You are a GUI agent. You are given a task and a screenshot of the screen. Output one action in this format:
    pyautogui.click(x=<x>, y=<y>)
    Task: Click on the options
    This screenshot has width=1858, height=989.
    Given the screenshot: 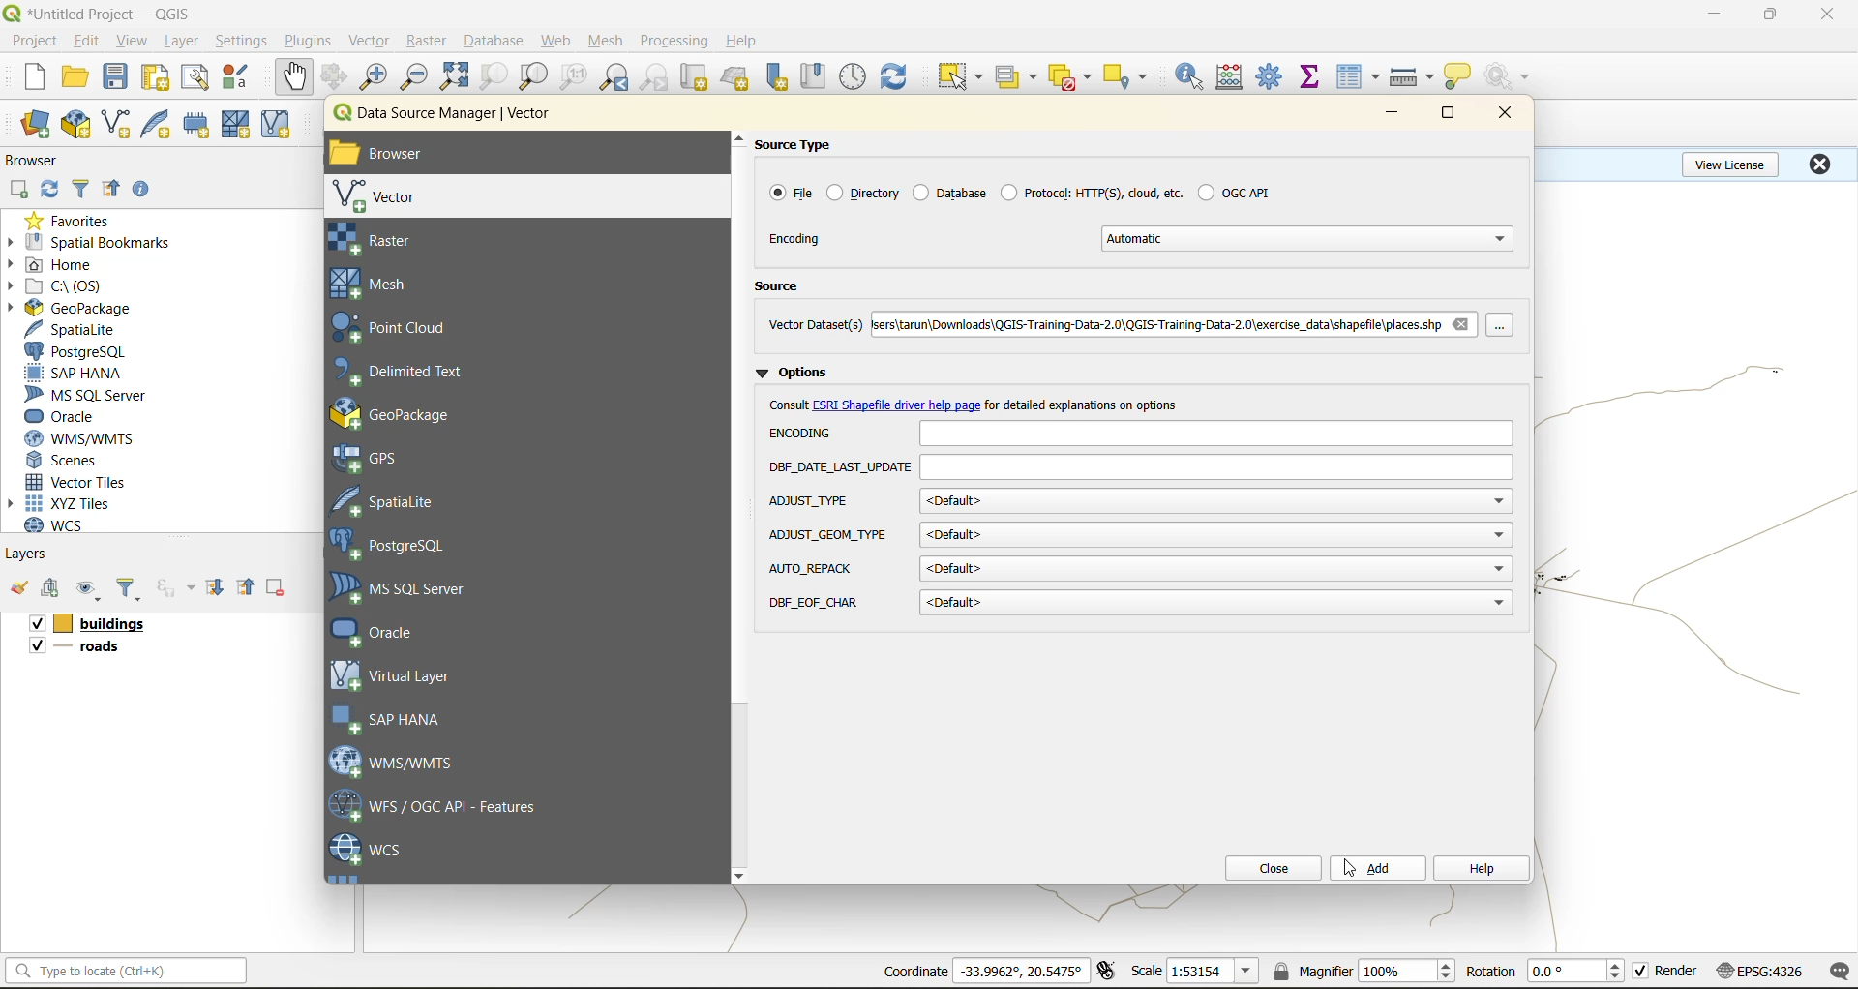 What is the action you would take?
    pyautogui.click(x=797, y=370)
    